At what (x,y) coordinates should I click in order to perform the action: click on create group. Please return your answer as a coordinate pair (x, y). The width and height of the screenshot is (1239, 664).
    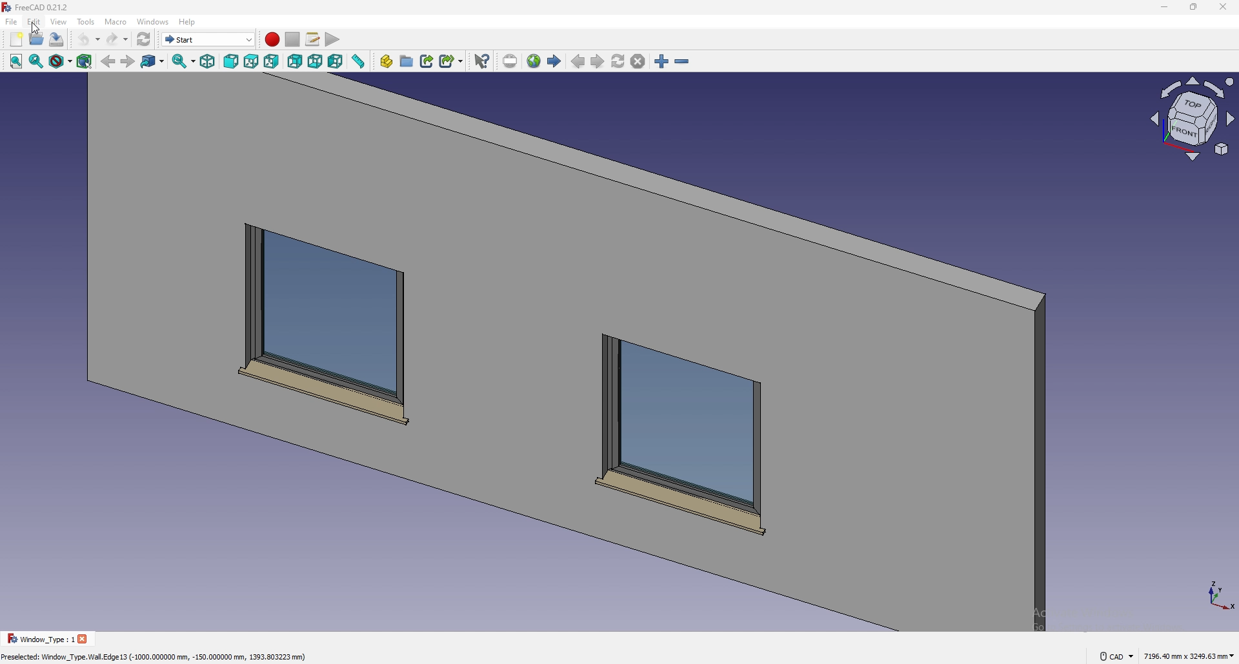
    Looking at the image, I should click on (408, 61).